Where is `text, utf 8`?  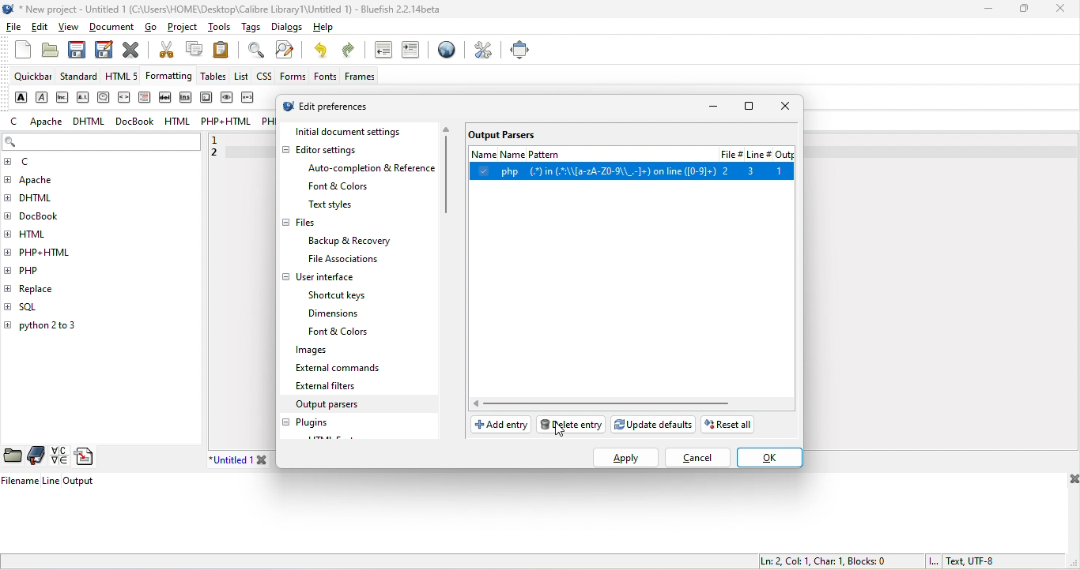
text, utf 8 is located at coordinates (961, 561).